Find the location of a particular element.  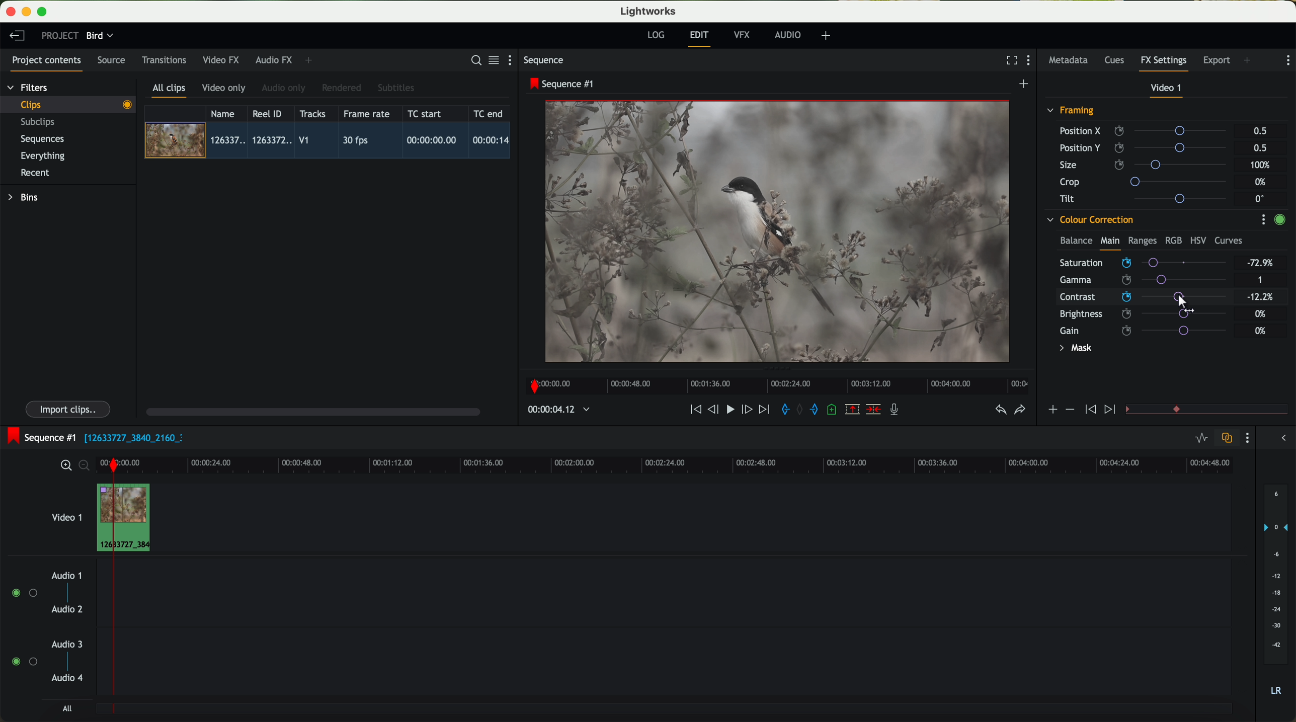

video 1 is located at coordinates (1167, 90).